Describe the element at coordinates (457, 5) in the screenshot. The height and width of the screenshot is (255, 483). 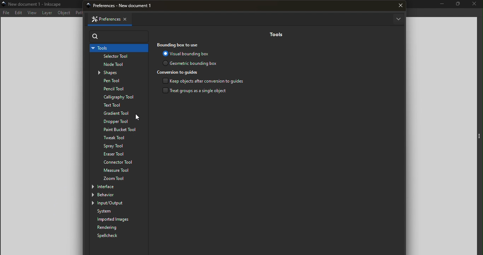
I see `Maximize` at that location.